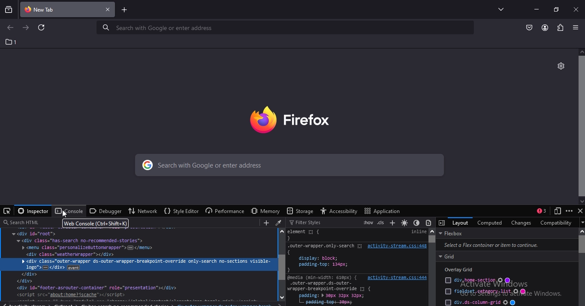 The width and height of the screenshot is (585, 306). Describe the element at coordinates (556, 9) in the screenshot. I see `restore tab` at that location.